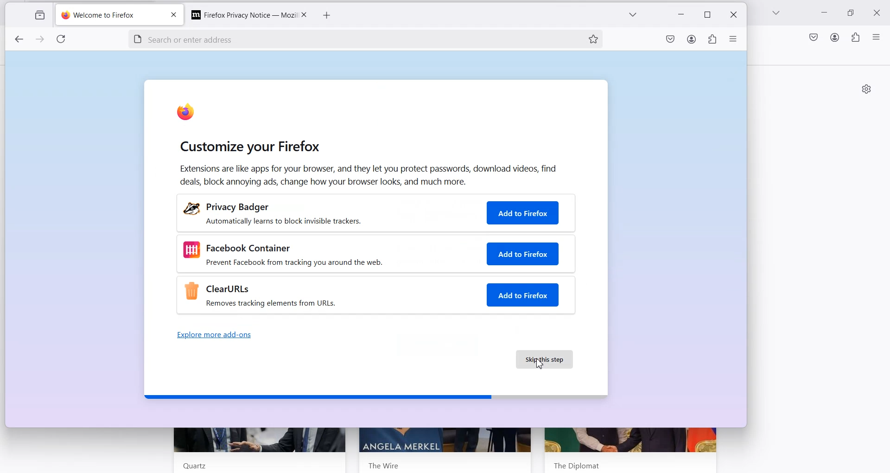 This screenshot has width=890, height=473. What do you see at coordinates (813, 37) in the screenshot?
I see `Save to Pocket` at bounding box center [813, 37].